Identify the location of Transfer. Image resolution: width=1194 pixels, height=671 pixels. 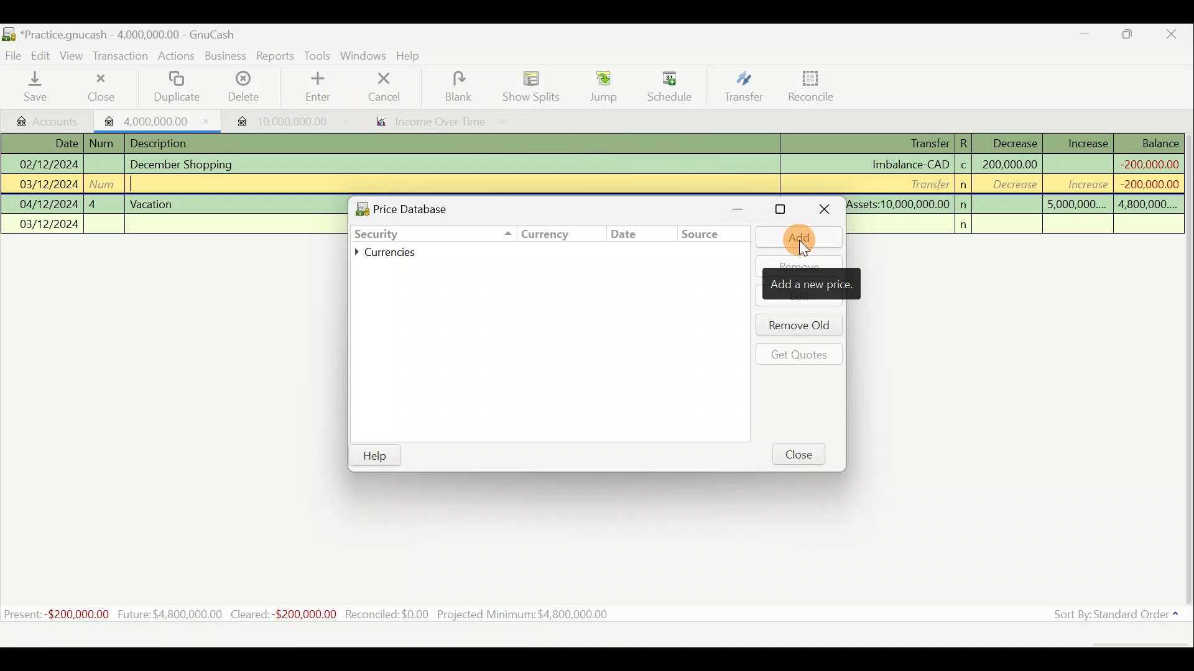
(926, 183).